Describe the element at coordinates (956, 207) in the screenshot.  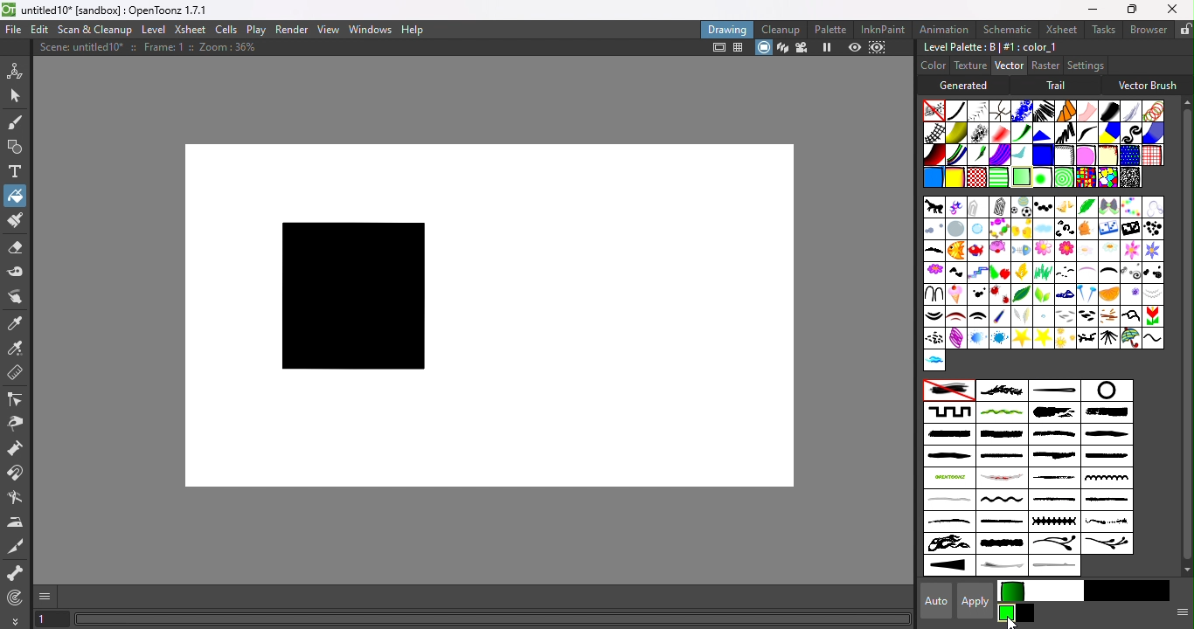
I see `Arc` at that location.